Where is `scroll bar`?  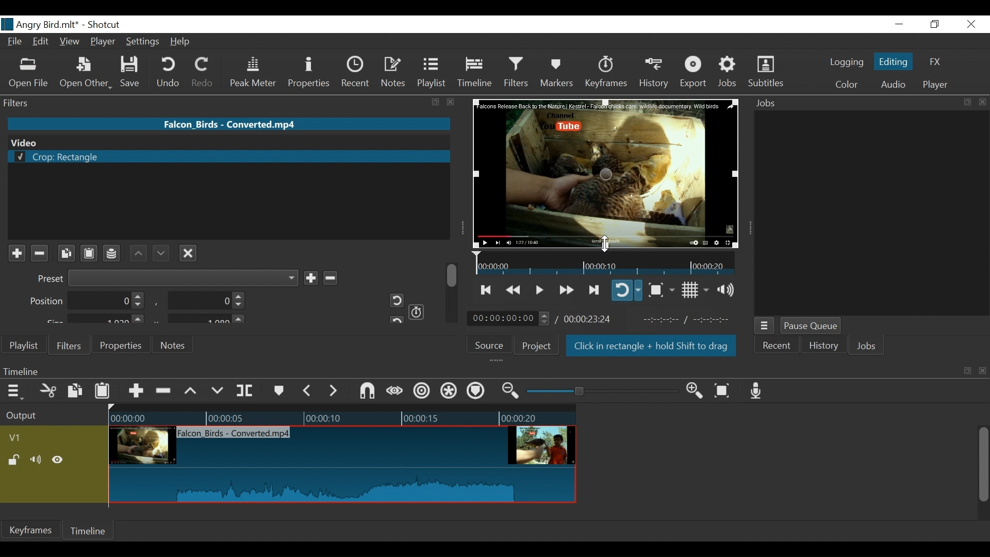
scroll bar is located at coordinates (453, 274).